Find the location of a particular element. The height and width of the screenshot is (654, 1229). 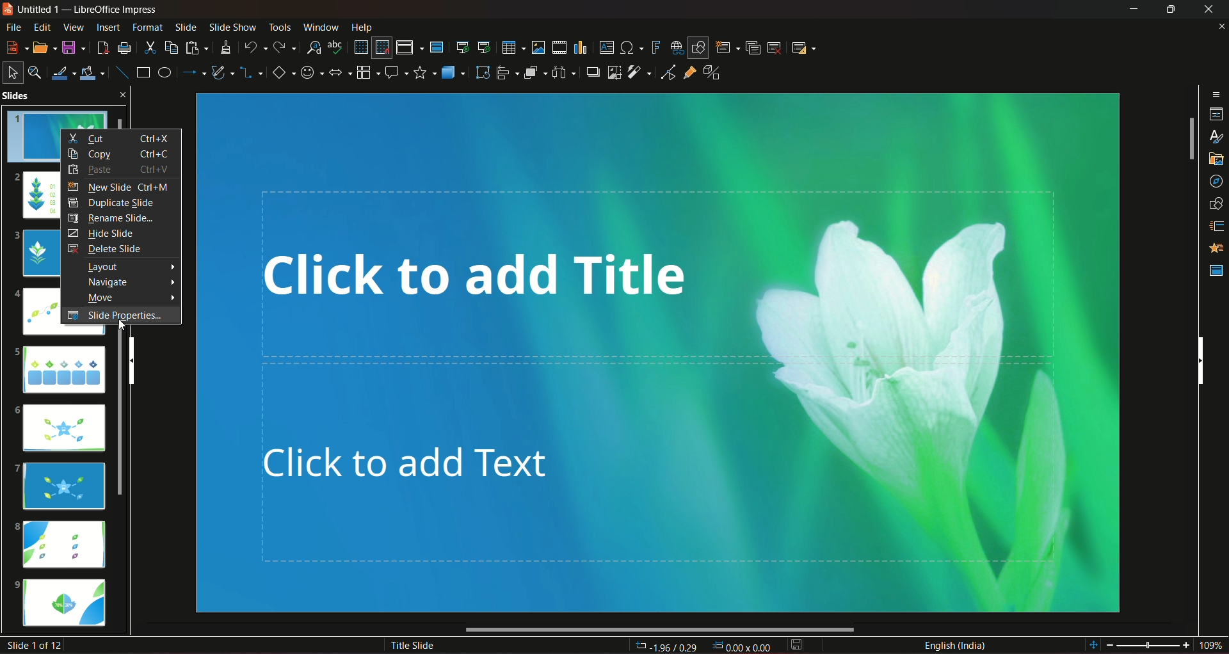

slide 1 is located at coordinates (35, 135).